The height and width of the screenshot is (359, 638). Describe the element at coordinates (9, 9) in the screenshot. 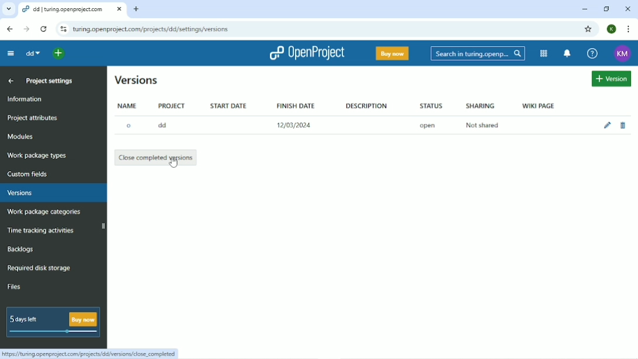

I see `` at that location.